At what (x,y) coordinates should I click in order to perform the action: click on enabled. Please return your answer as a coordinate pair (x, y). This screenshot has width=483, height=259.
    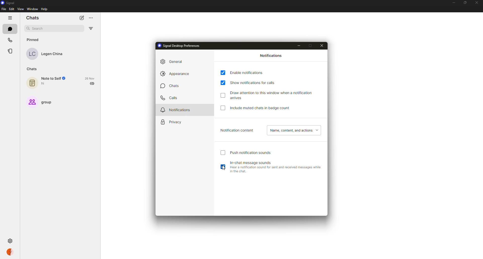
    Looking at the image, I should click on (222, 167).